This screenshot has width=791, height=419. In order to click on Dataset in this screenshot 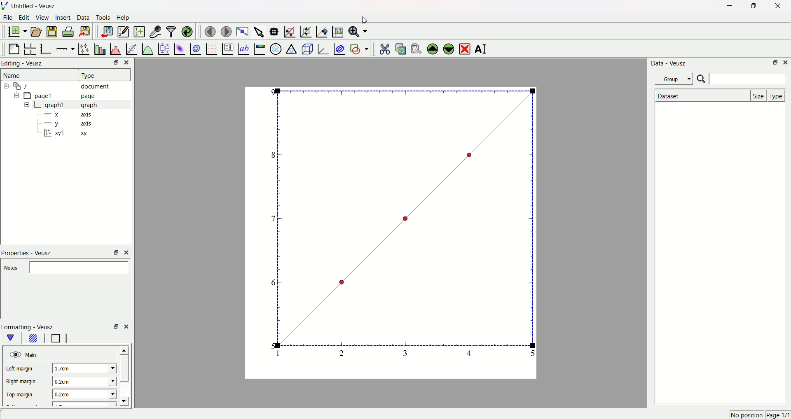, I will do `click(701, 95)`.